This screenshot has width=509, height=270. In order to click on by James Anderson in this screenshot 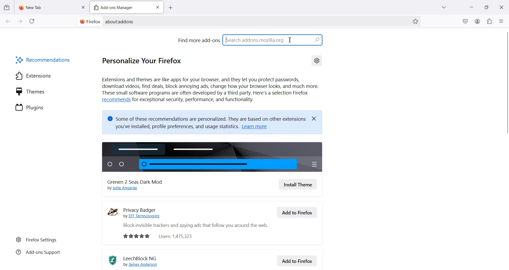, I will do `click(143, 265)`.